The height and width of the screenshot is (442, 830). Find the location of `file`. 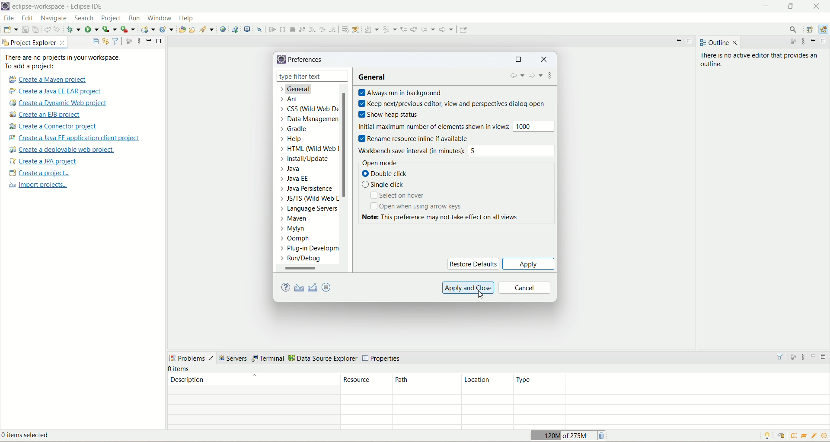

file is located at coordinates (9, 18).